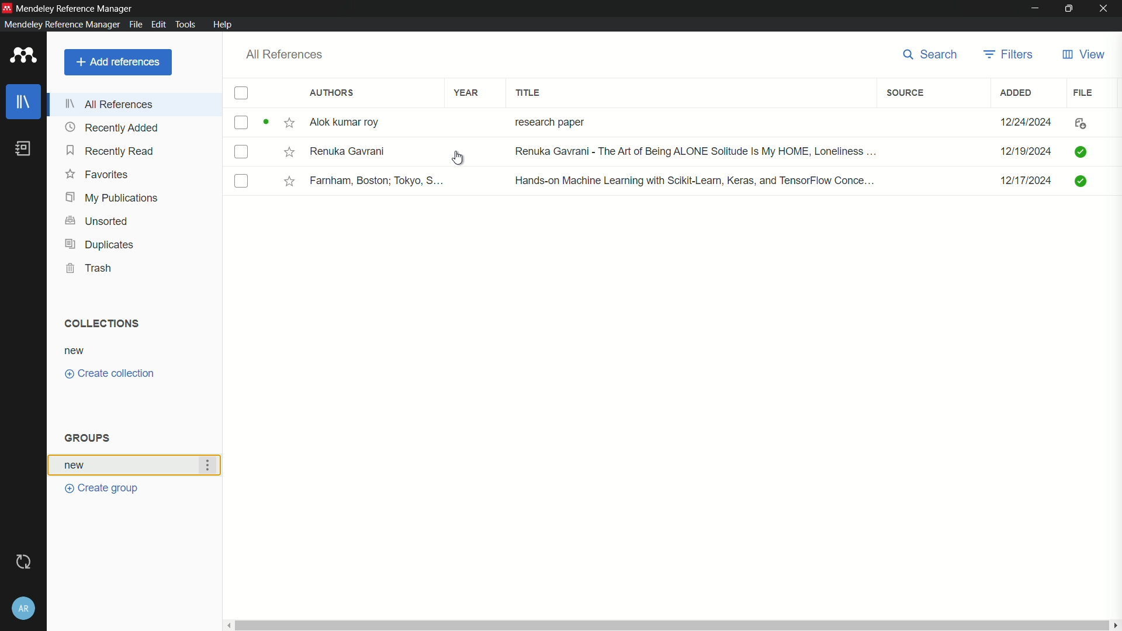 The width and height of the screenshot is (1122, 631). What do you see at coordinates (1017, 92) in the screenshot?
I see `added` at bounding box center [1017, 92].